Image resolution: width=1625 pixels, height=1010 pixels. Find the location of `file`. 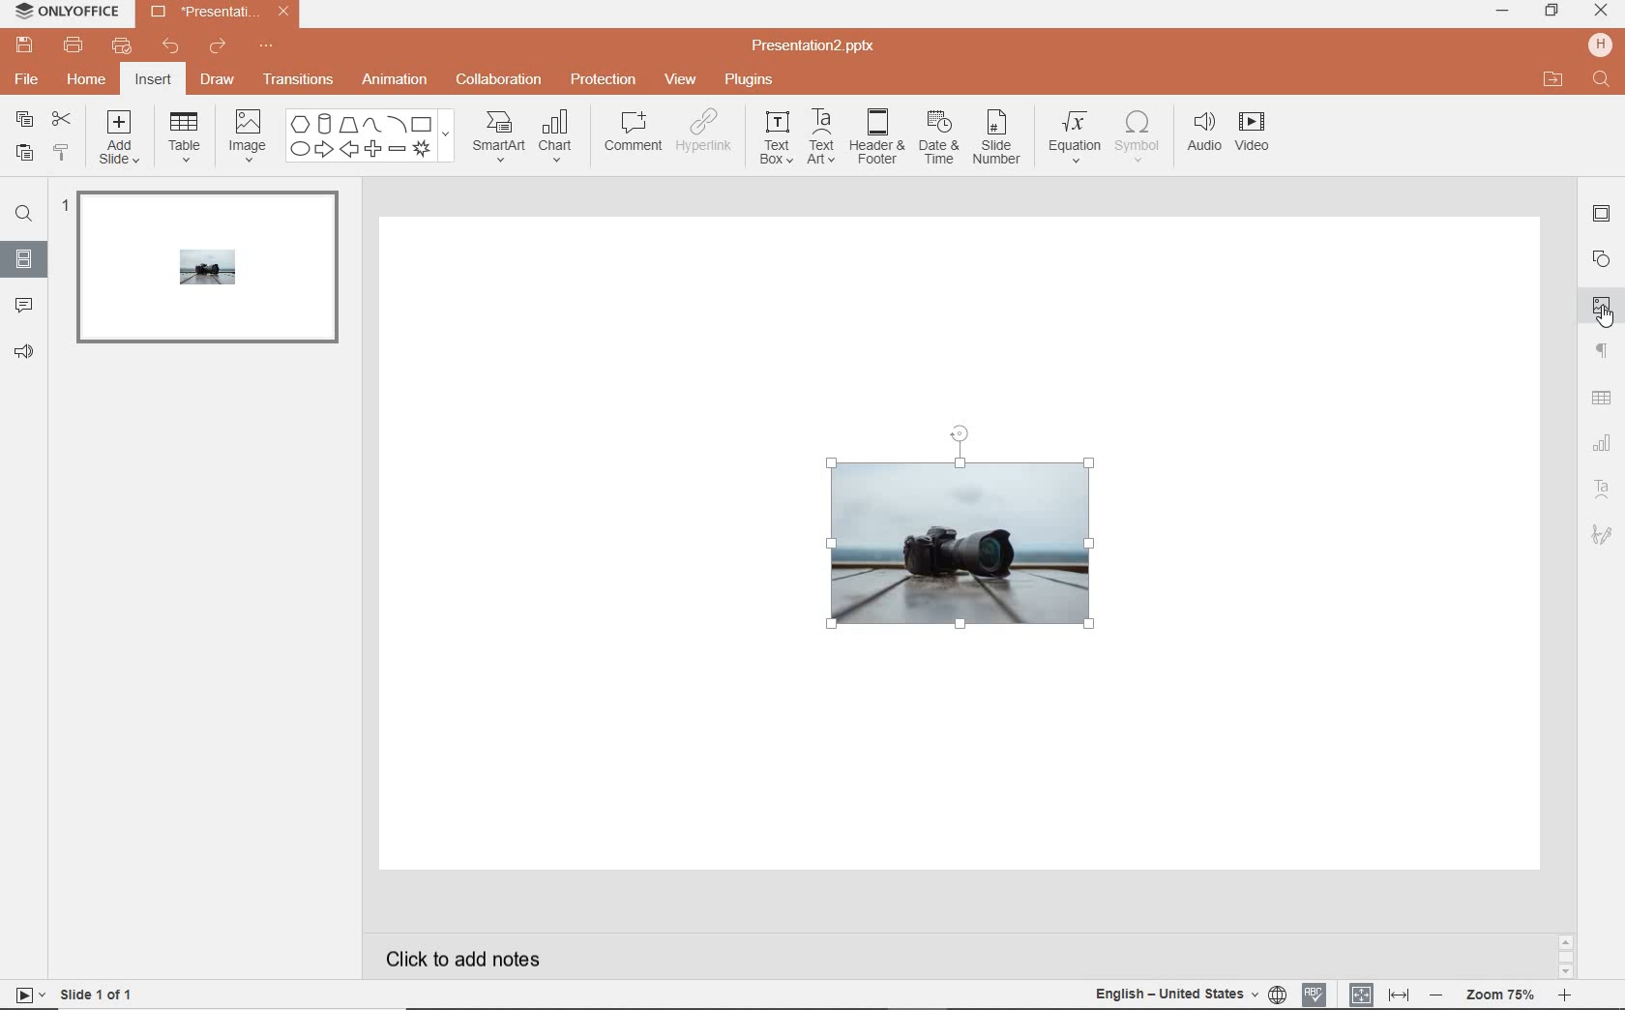

file is located at coordinates (28, 81).